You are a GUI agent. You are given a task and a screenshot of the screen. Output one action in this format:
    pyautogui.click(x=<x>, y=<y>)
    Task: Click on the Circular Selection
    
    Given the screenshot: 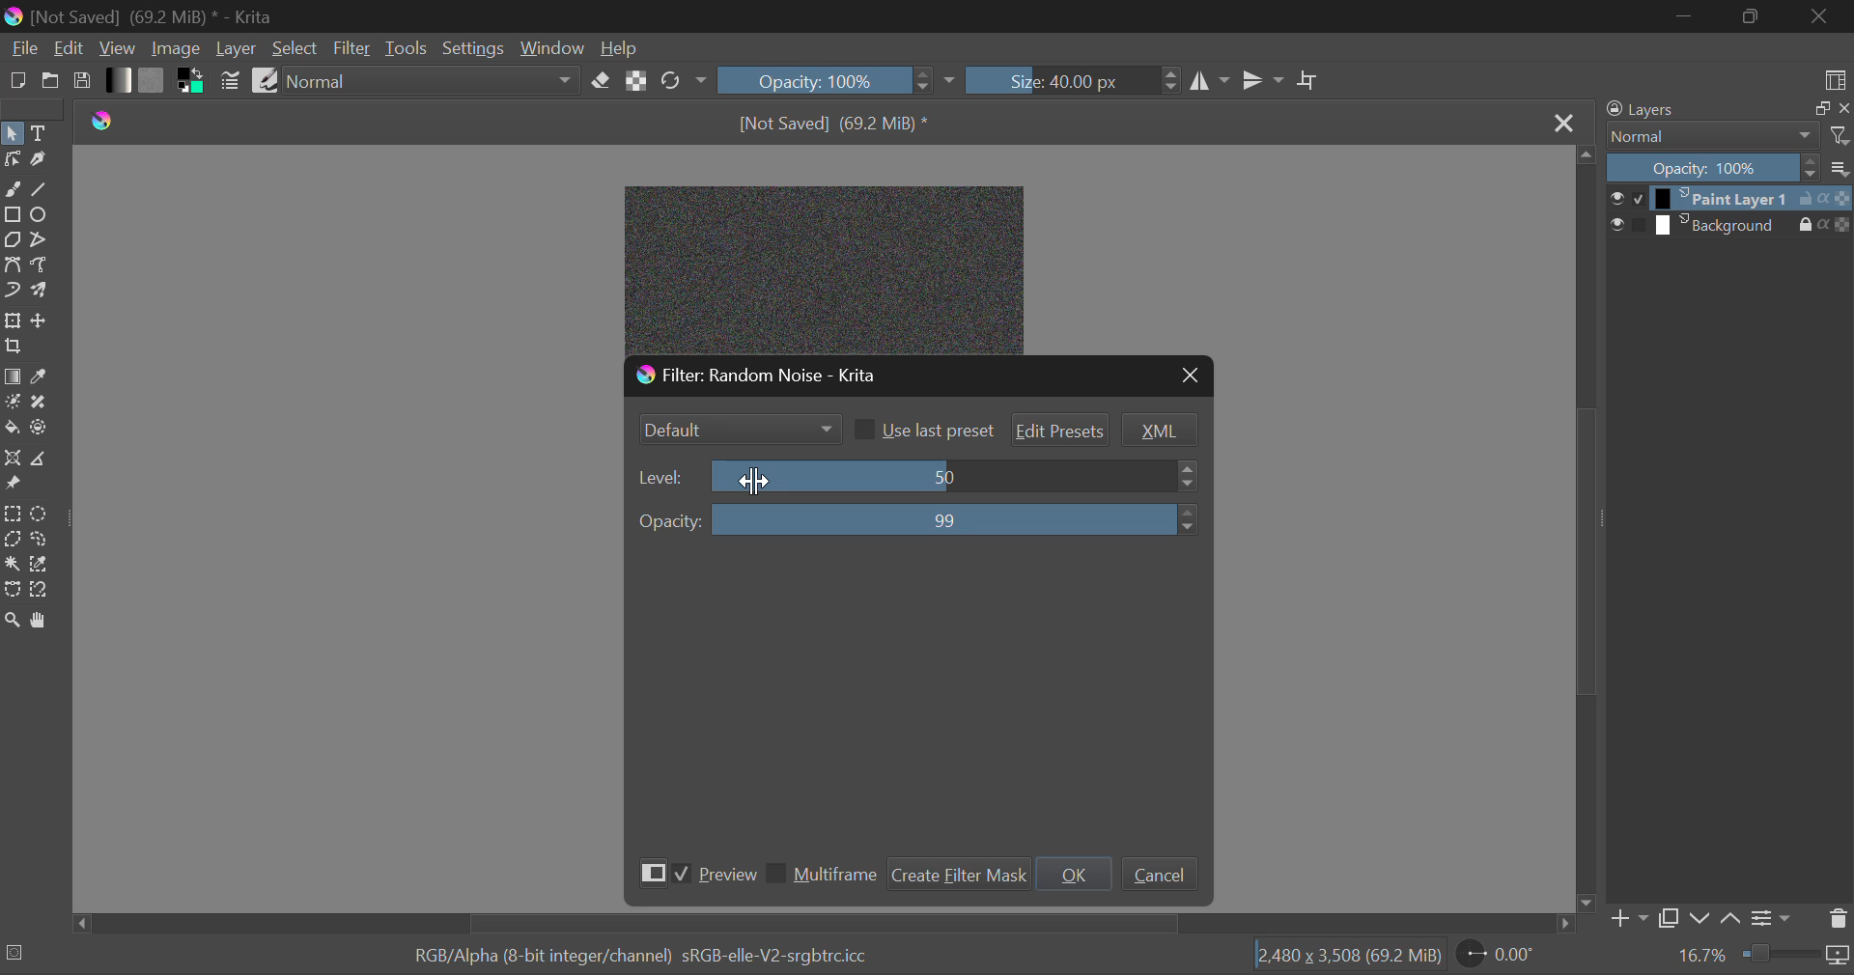 What is the action you would take?
    pyautogui.click(x=42, y=514)
    